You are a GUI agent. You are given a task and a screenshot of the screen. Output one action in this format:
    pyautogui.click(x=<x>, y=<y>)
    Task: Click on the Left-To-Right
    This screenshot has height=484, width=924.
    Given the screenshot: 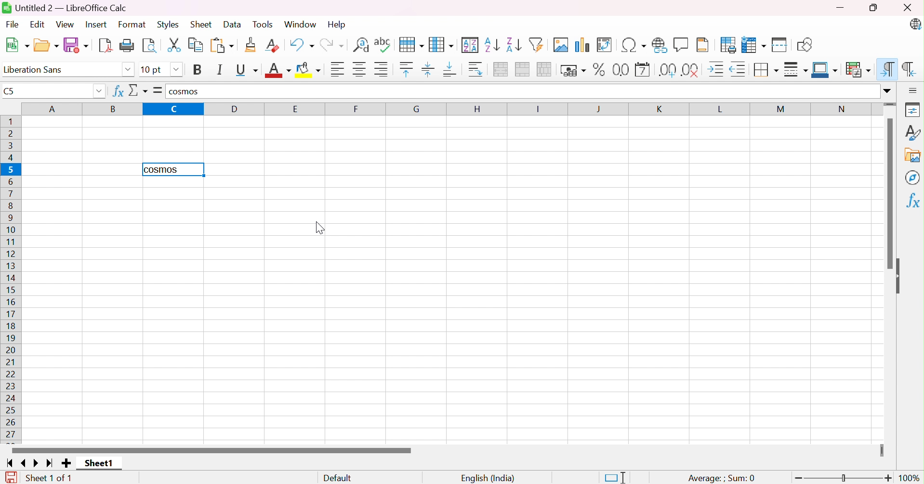 What is the action you would take?
    pyautogui.click(x=885, y=69)
    